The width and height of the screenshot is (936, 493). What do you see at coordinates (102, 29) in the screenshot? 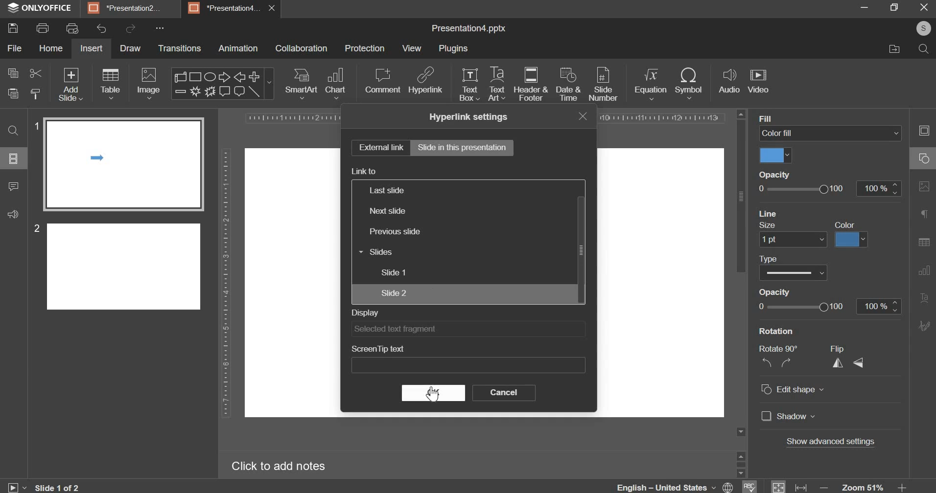
I see `undo` at bounding box center [102, 29].